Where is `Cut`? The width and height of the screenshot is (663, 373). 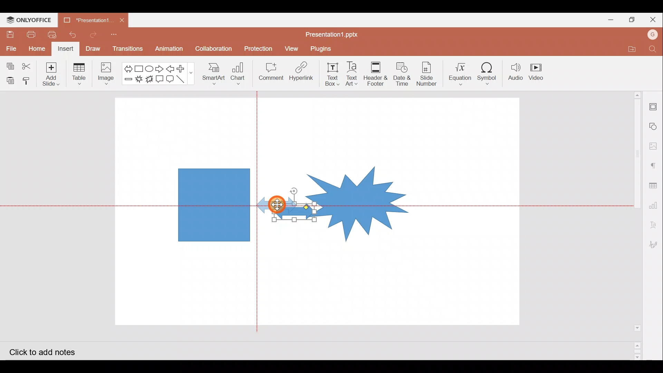 Cut is located at coordinates (31, 65).